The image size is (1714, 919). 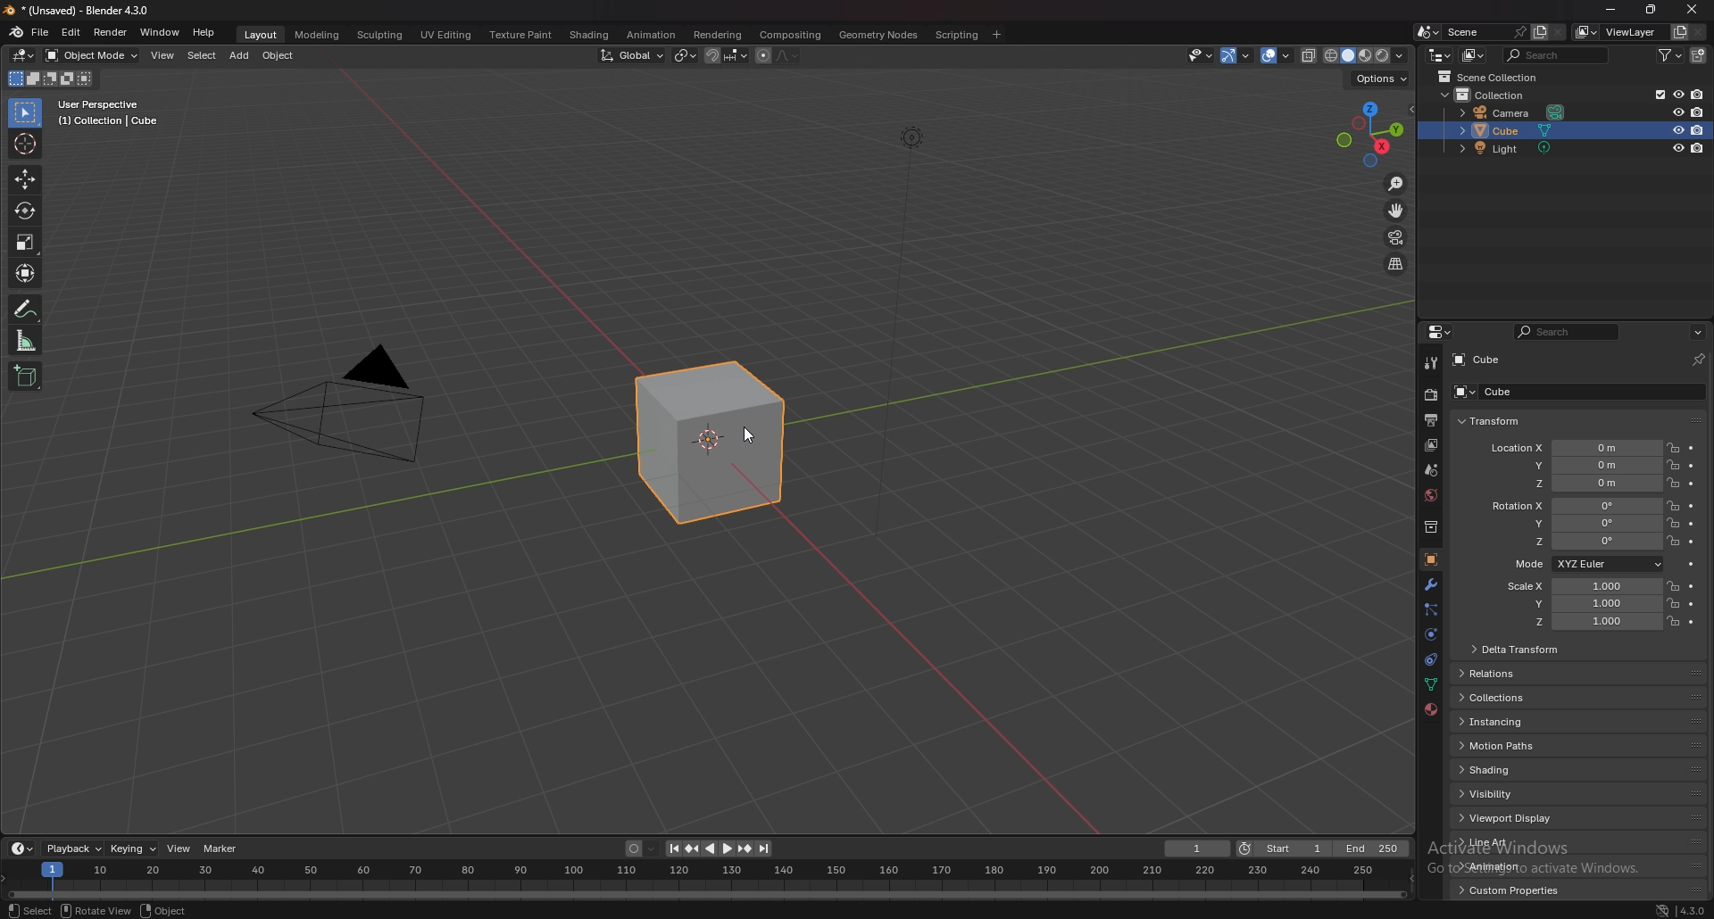 What do you see at coordinates (24, 273) in the screenshot?
I see `transform` at bounding box center [24, 273].